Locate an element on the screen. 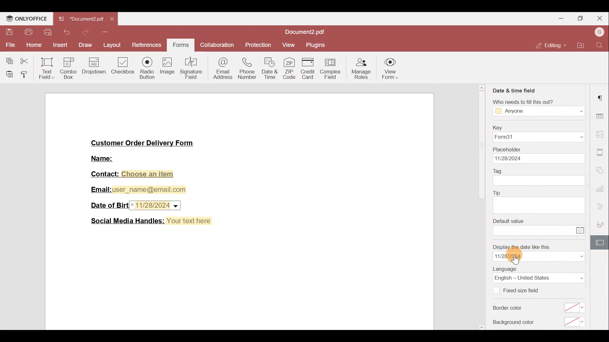 Image resolution: width=609 pixels, height=342 pixels. Undo is located at coordinates (66, 32).